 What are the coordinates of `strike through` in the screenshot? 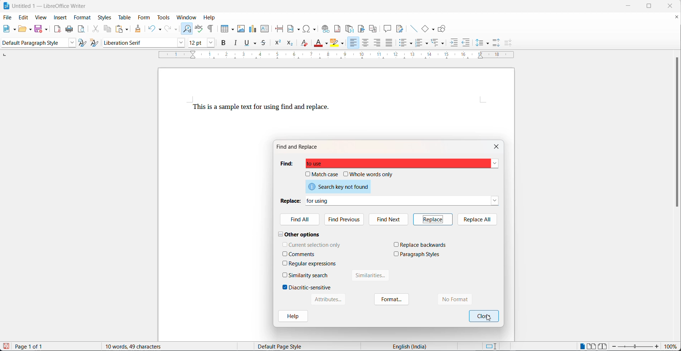 It's located at (265, 44).